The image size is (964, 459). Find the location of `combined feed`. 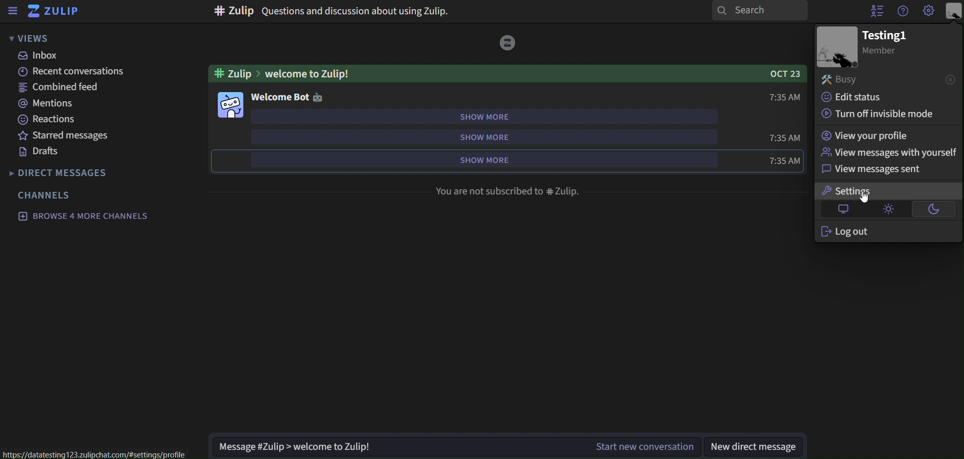

combined feed is located at coordinates (59, 89).